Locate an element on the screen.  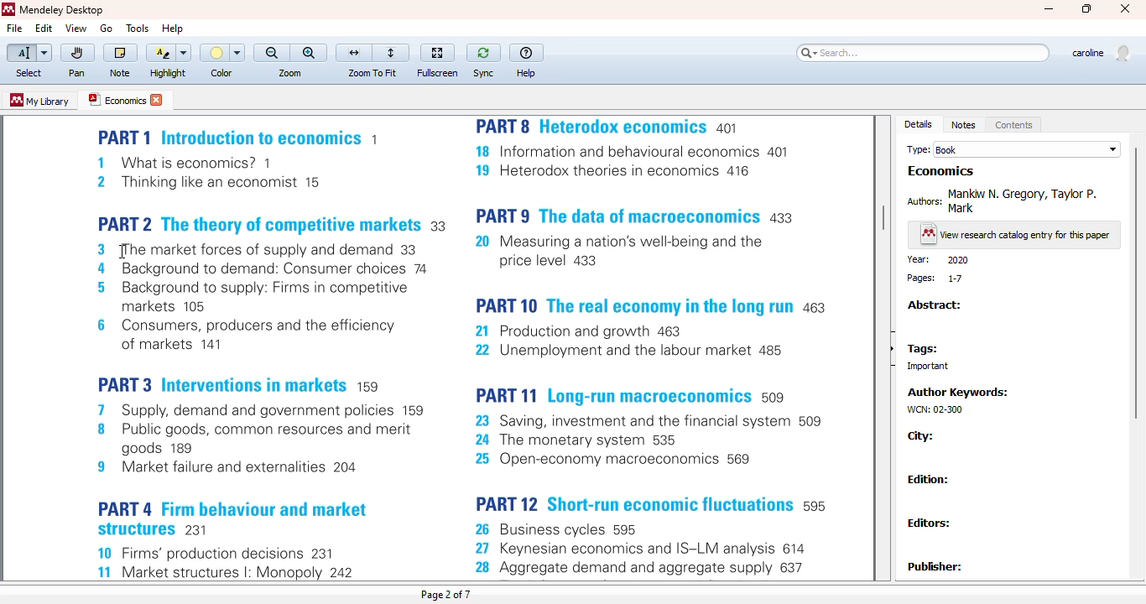
Fullscreen is located at coordinates (437, 52).